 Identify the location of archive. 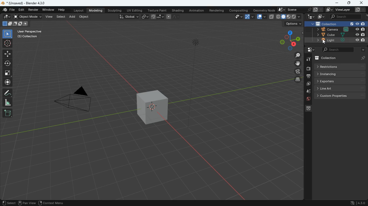
(309, 108).